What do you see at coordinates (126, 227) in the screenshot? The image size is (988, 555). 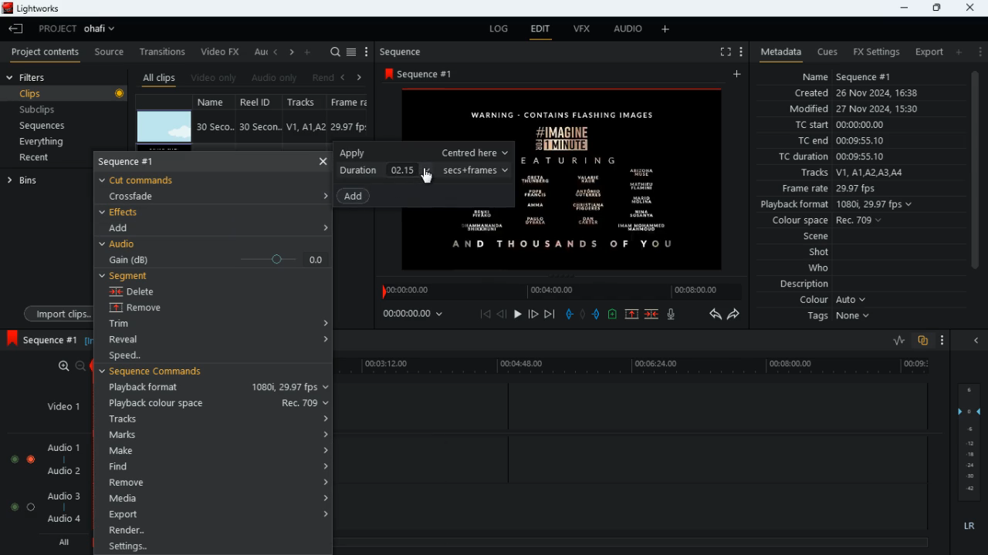 I see `add` at bounding box center [126, 227].